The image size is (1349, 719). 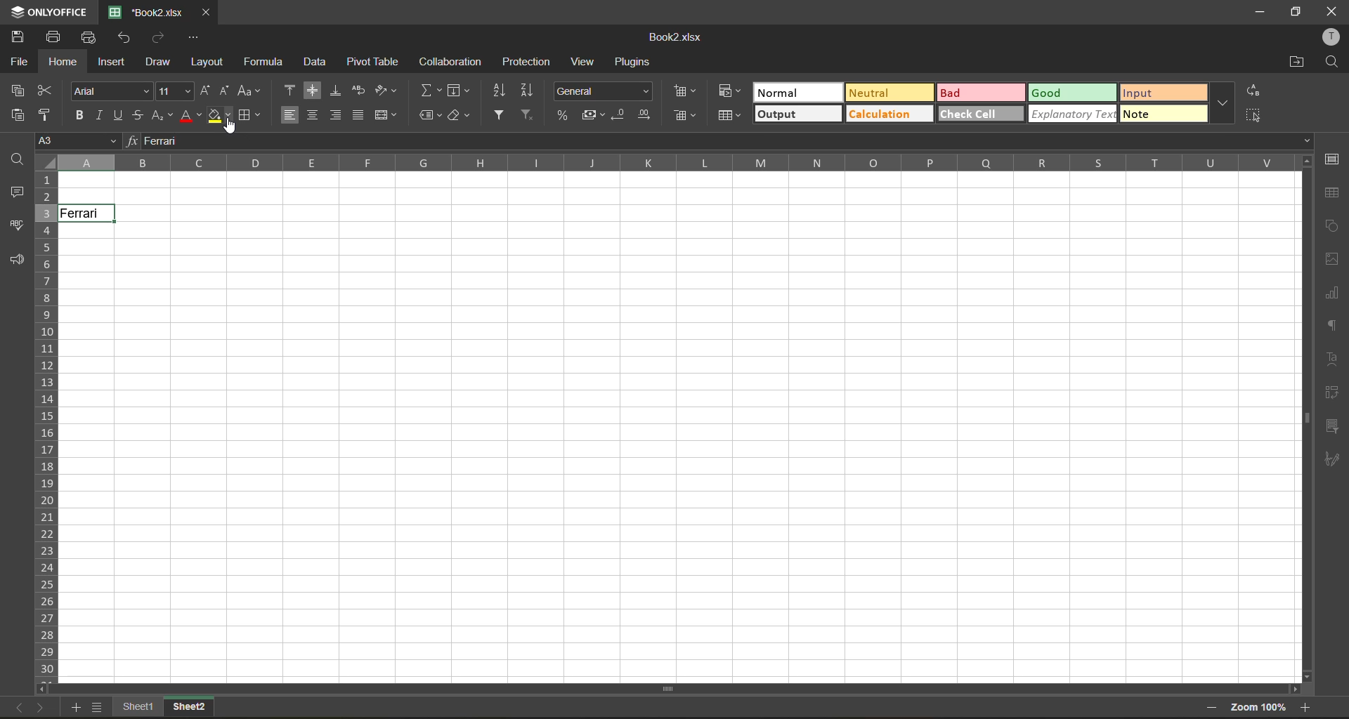 I want to click on data, so click(x=314, y=63).